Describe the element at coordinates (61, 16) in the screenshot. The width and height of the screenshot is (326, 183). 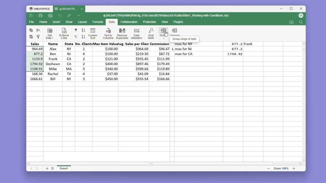
I see `Go back ` at that location.